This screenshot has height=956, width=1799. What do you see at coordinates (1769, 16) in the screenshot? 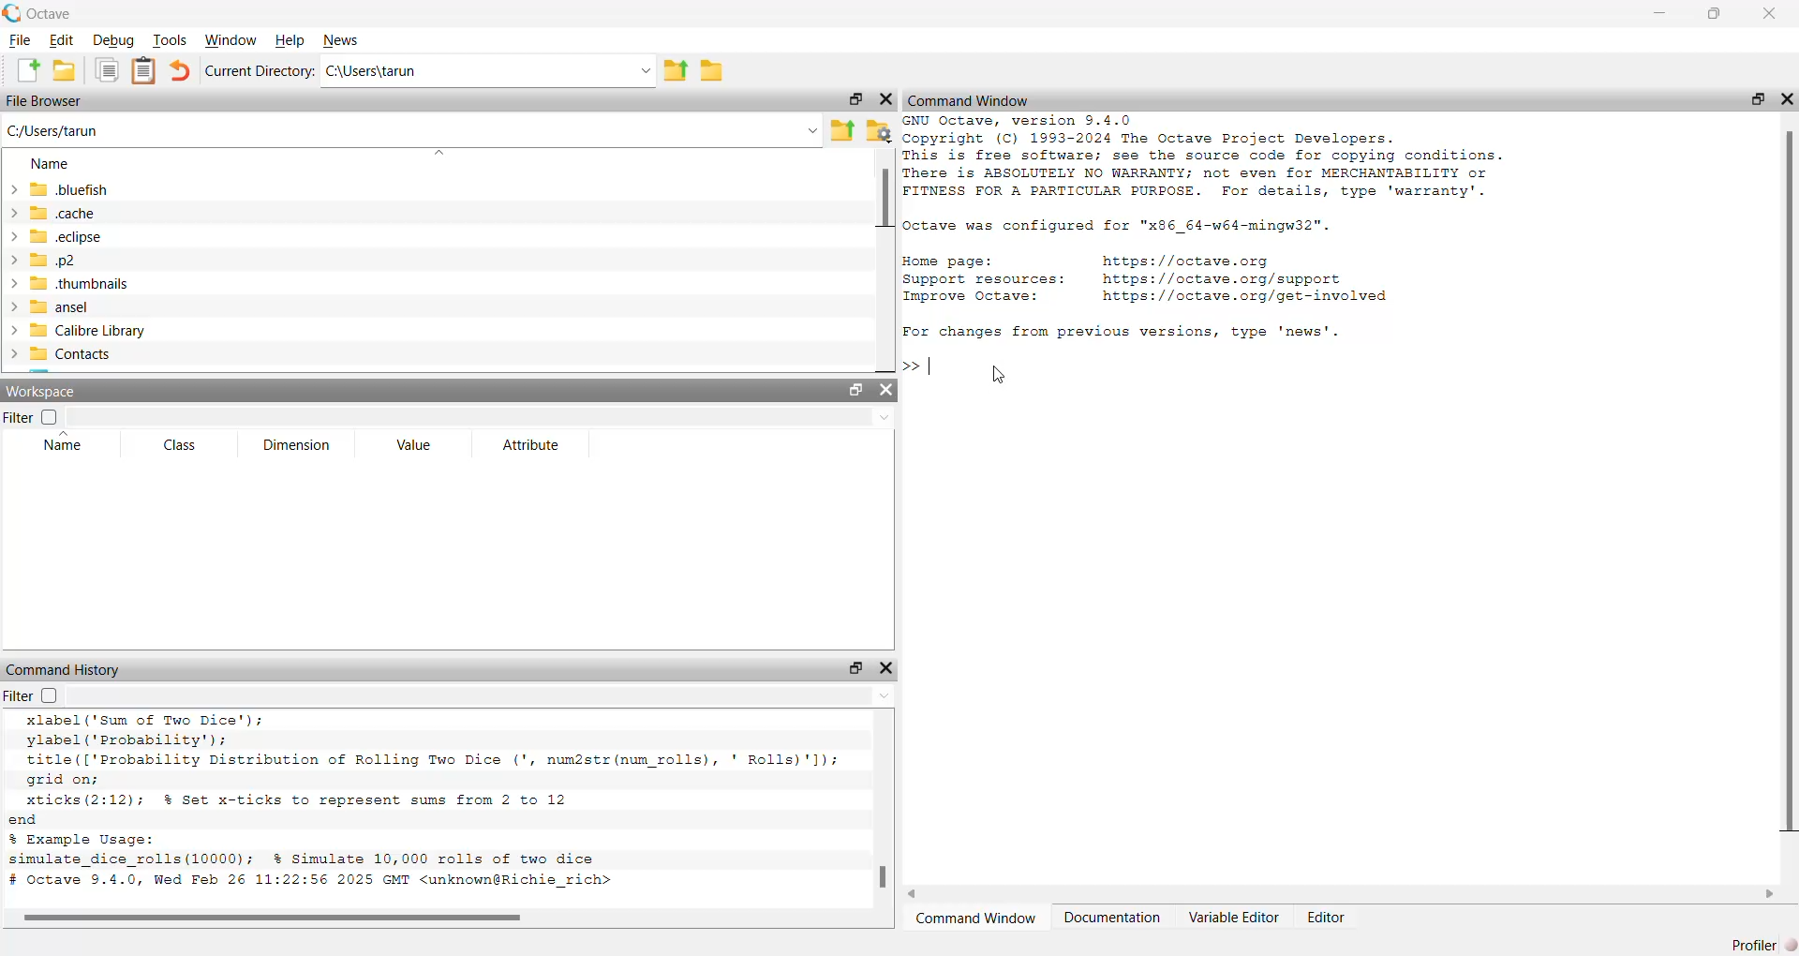
I see `Close` at bounding box center [1769, 16].